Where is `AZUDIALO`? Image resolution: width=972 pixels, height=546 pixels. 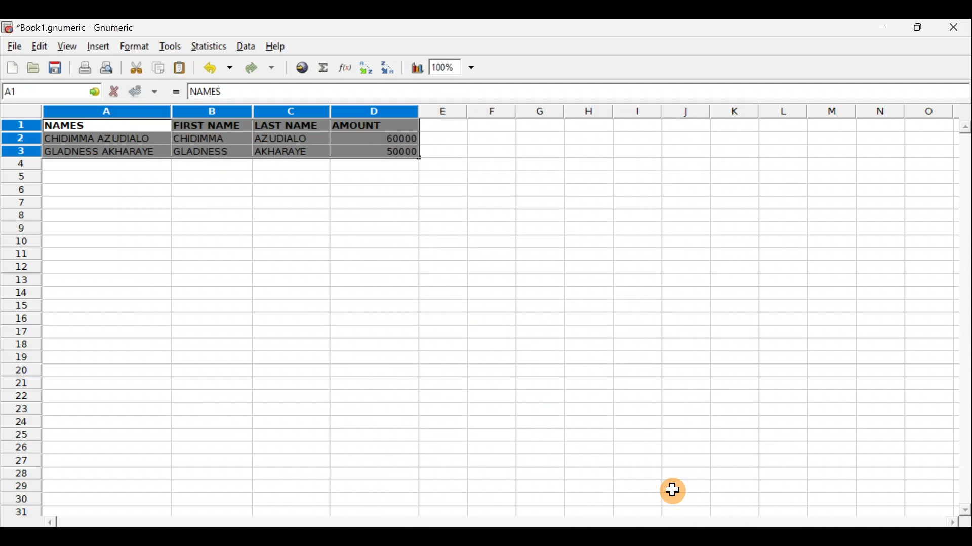 AZUDIALO is located at coordinates (287, 153).